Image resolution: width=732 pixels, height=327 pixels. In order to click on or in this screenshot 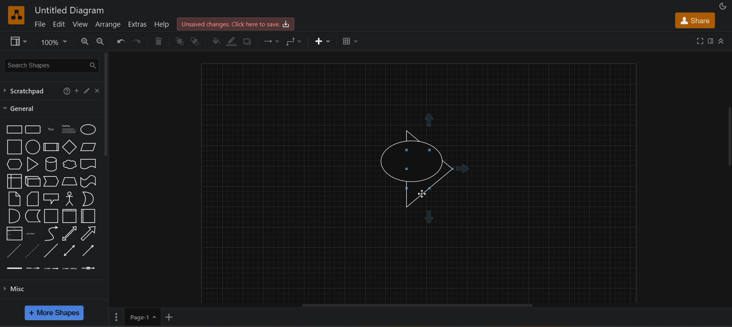, I will do `click(88, 199)`.